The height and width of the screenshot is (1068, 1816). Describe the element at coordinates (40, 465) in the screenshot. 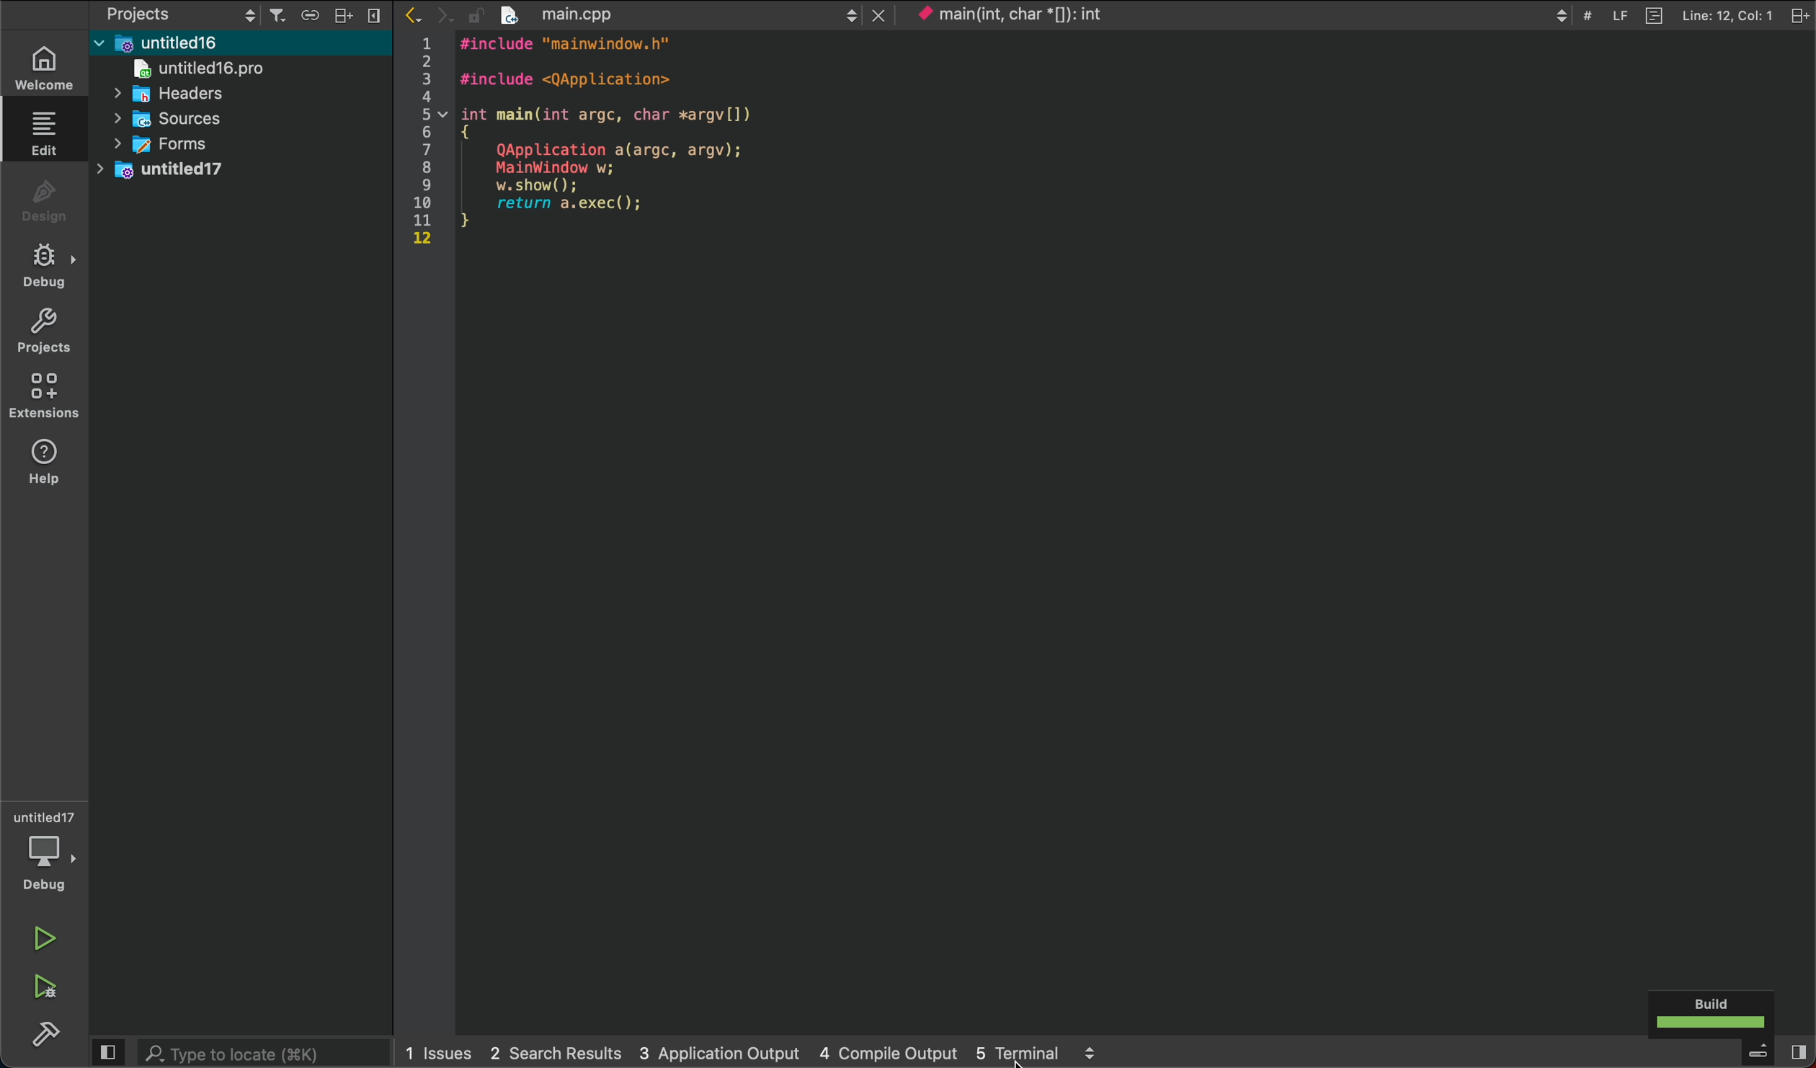

I see `help` at that location.